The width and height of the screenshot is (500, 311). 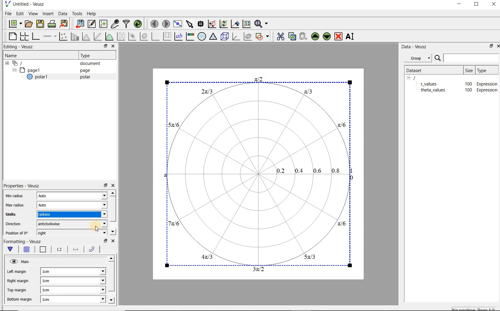 What do you see at coordinates (467, 57) in the screenshot?
I see `Search bar` at bounding box center [467, 57].